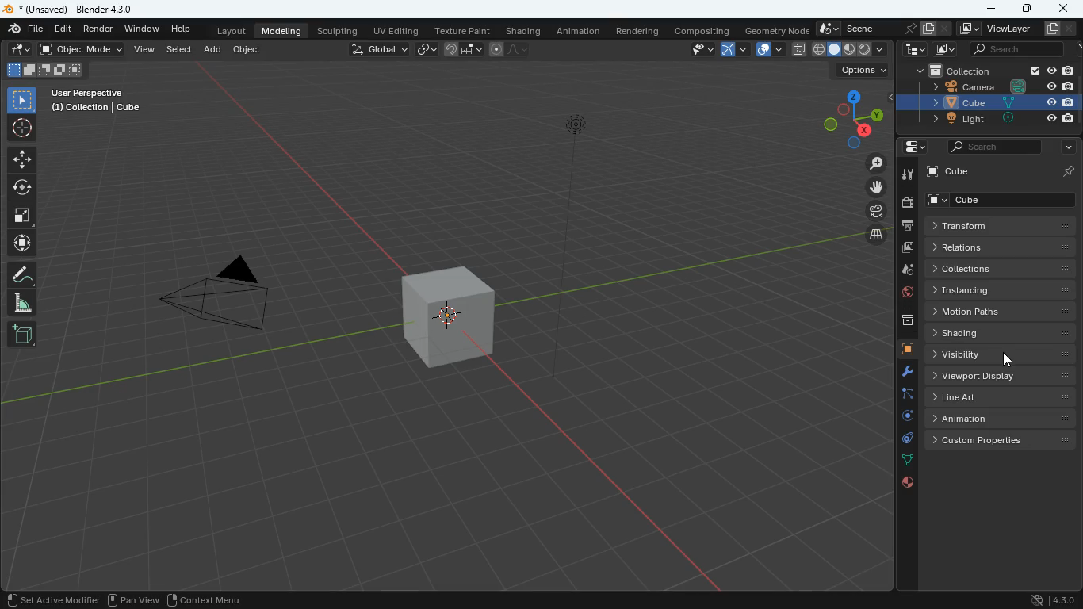 The height and width of the screenshot is (609, 1083). Describe the element at coordinates (1015, 50) in the screenshot. I see `search` at that location.